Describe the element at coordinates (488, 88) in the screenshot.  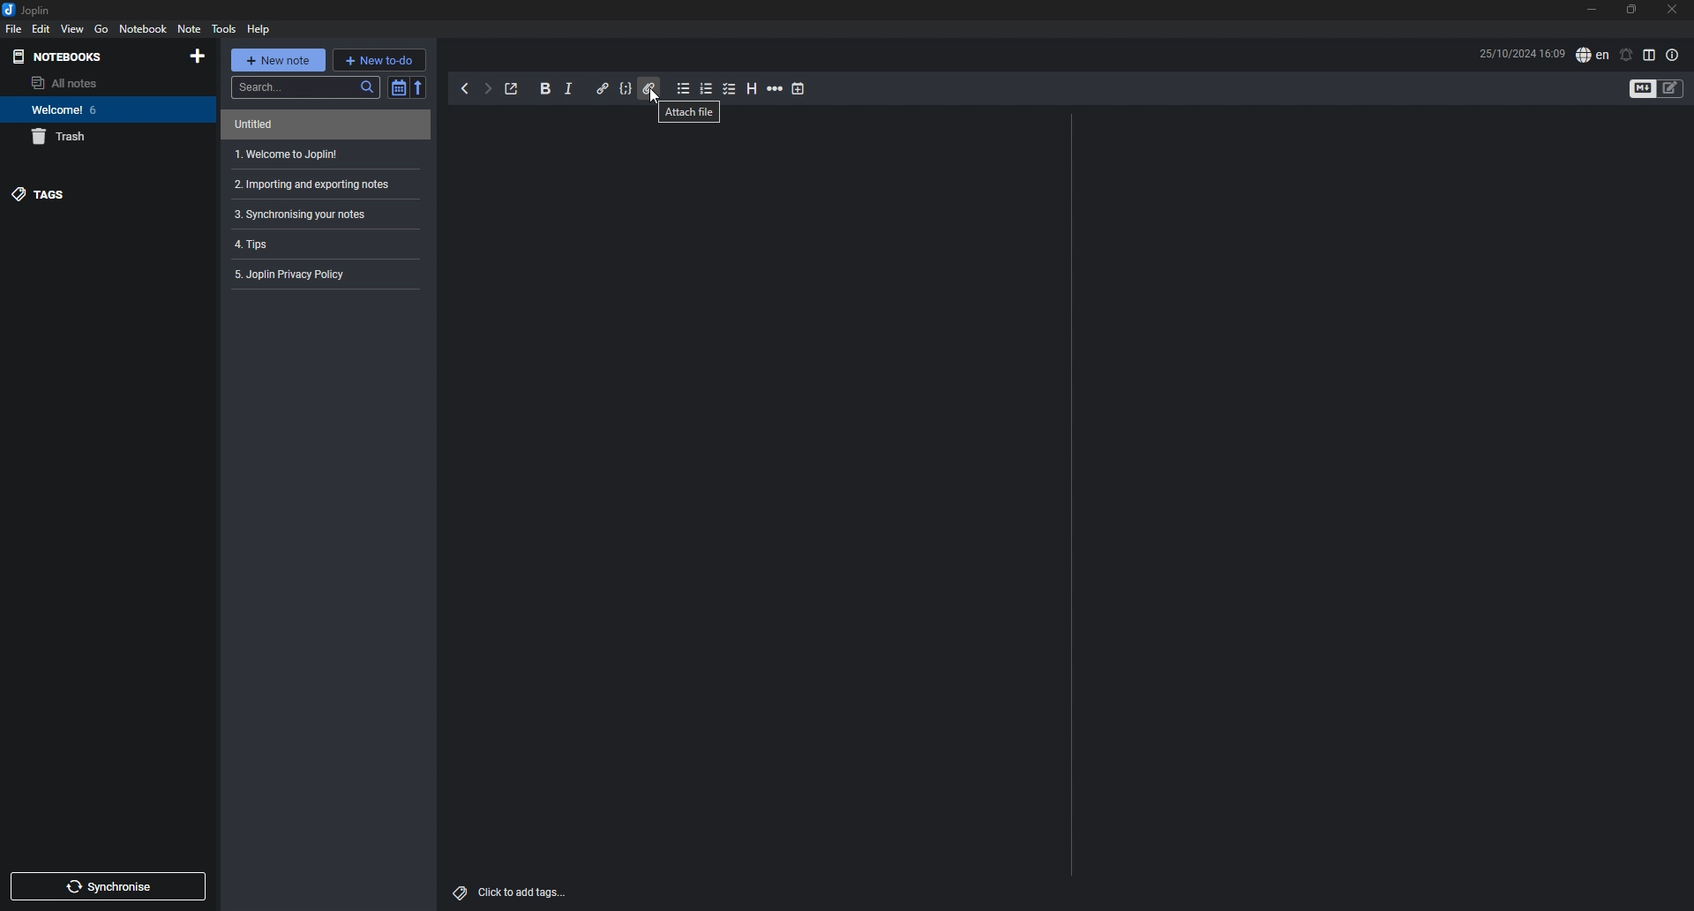
I see `forward` at that location.